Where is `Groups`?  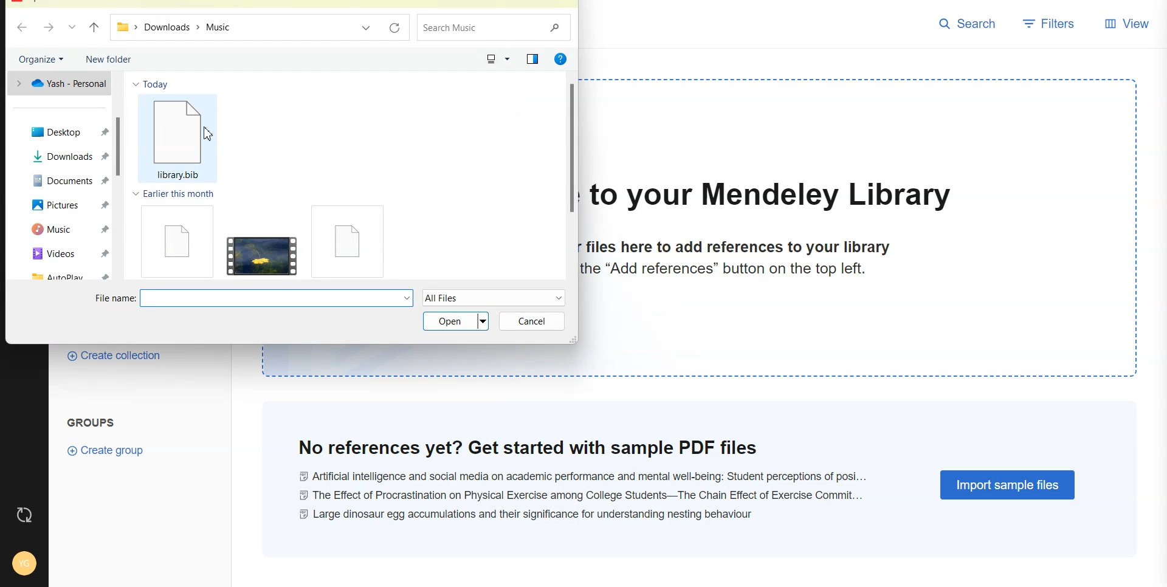
Groups is located at coordinates (92, 422).